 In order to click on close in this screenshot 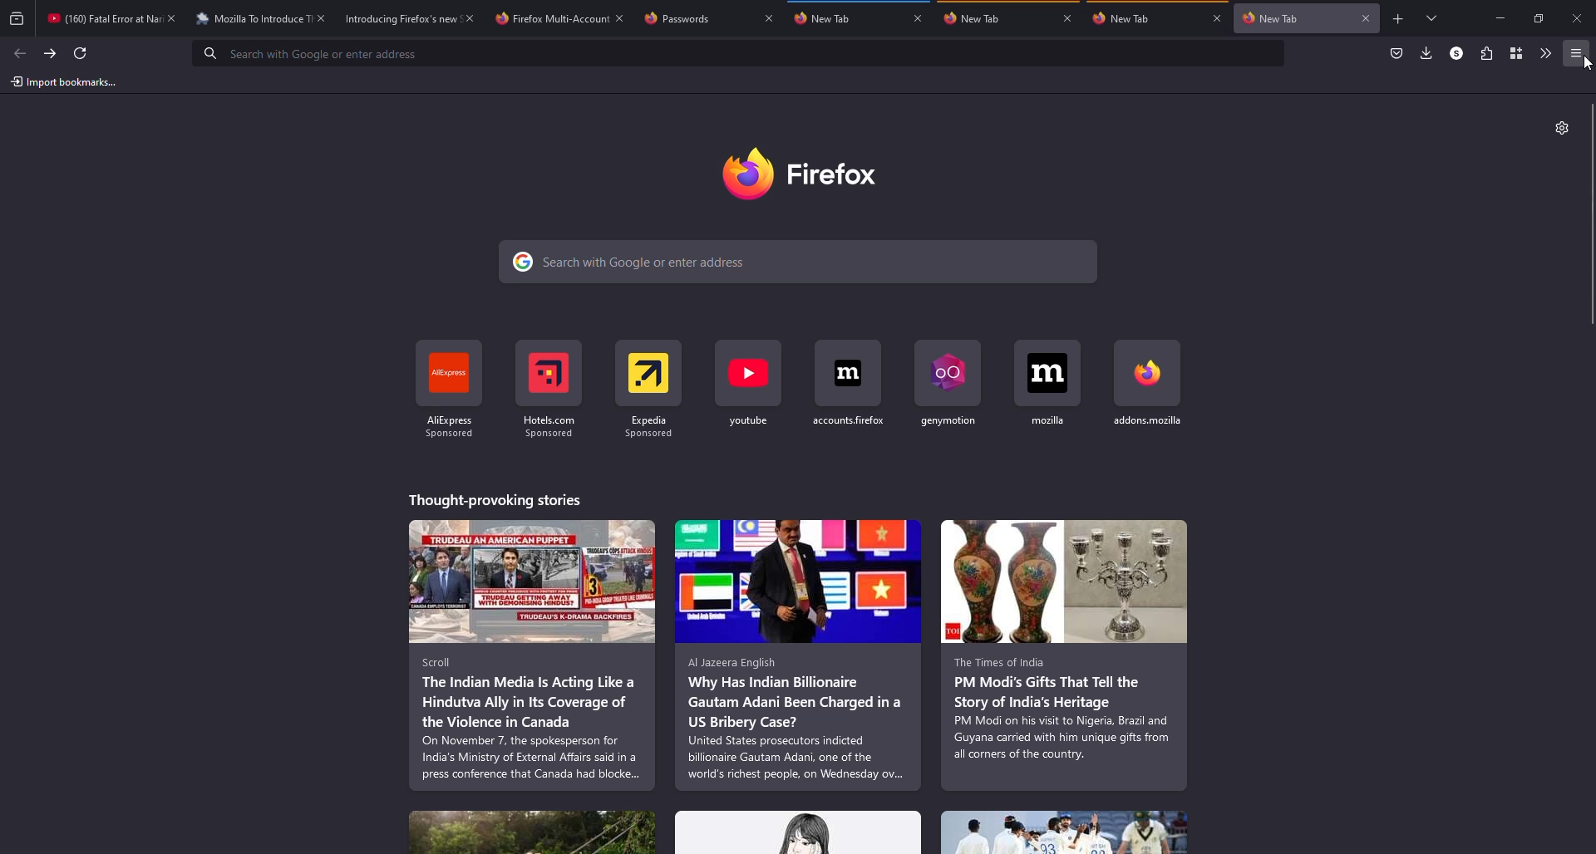, I will do `click(321, 17)`.